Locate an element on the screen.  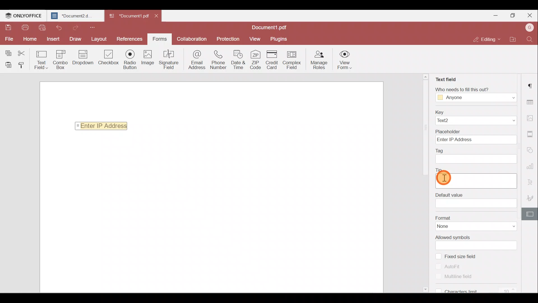
Tag is located at coordinates (476, 155).